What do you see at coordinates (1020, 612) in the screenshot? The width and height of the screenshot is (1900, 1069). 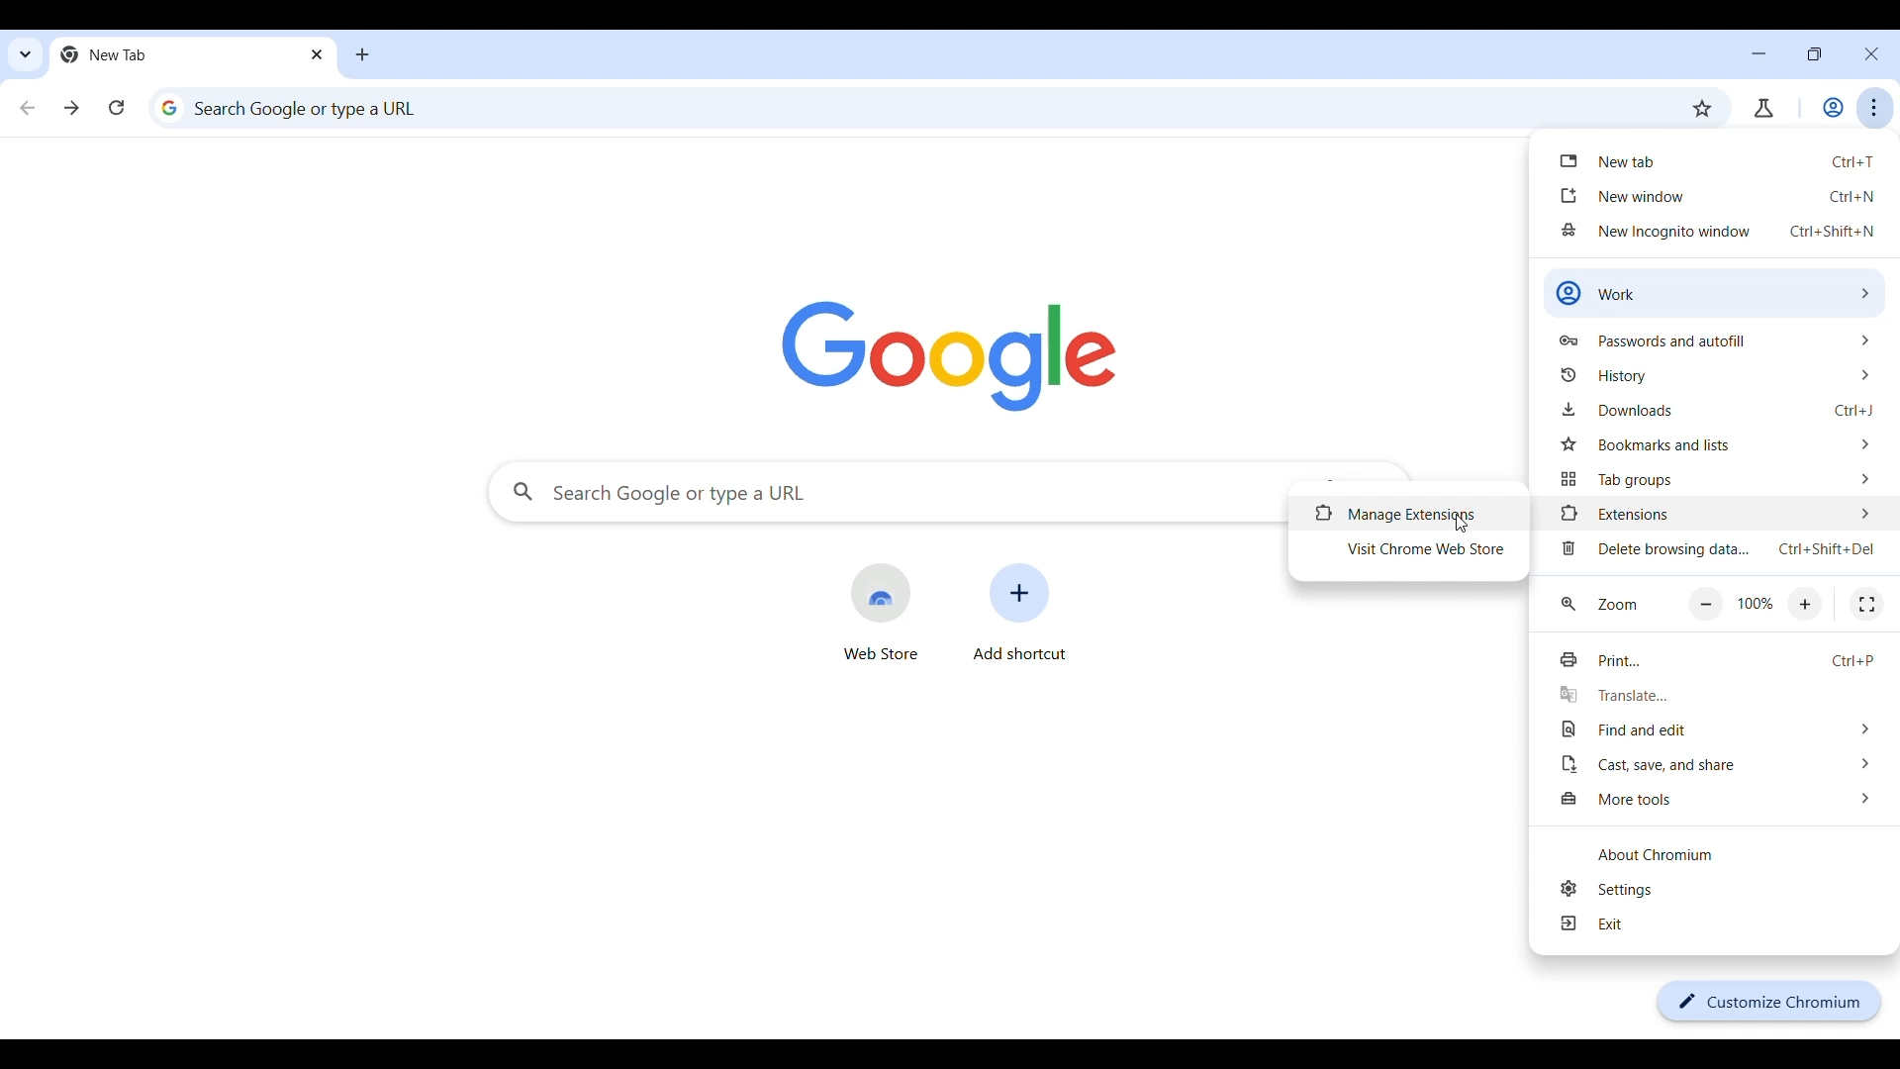 I see `Add shortcut to another site` at bounding box center [1020, 612].